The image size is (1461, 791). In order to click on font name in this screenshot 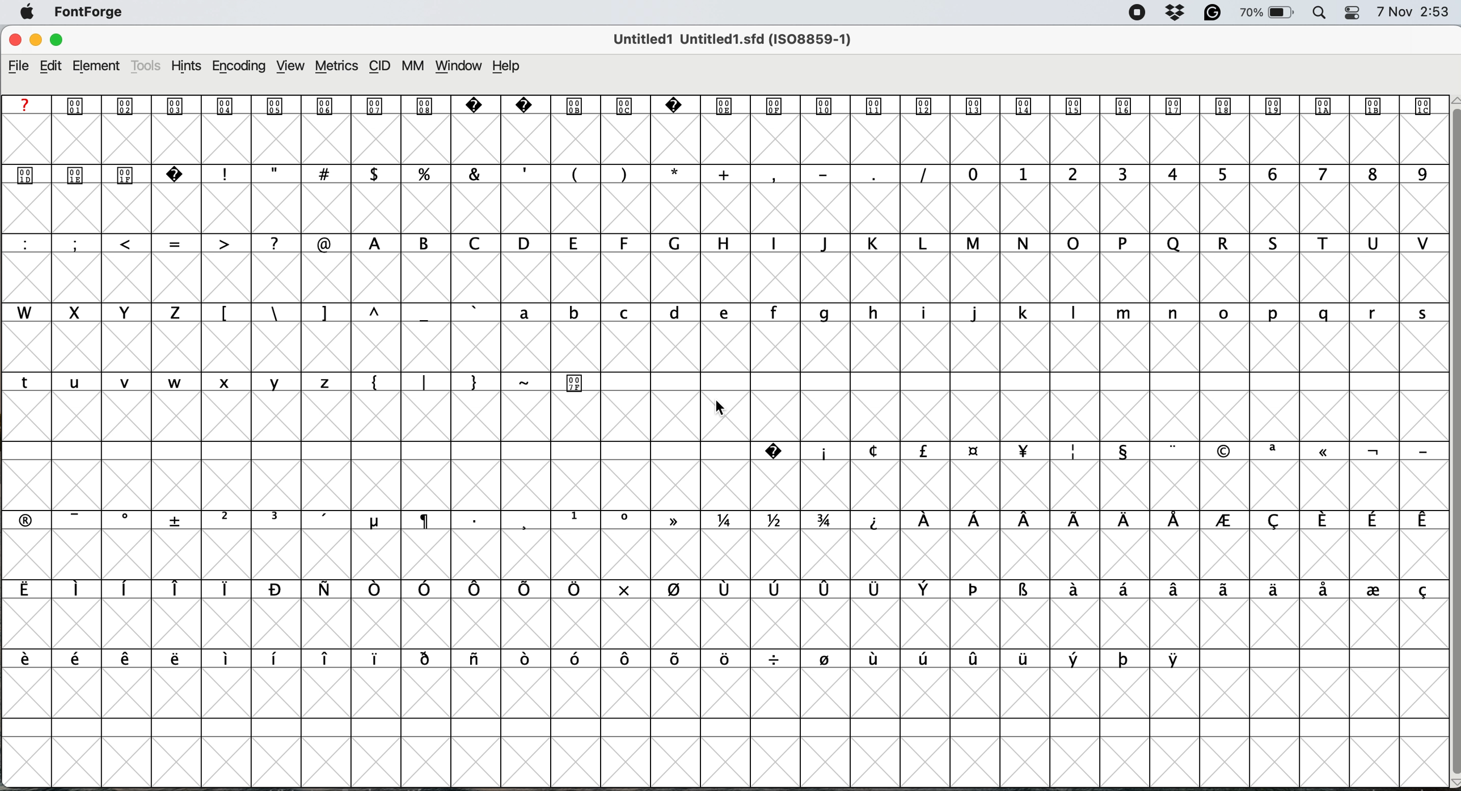, I will do `click(737, 39)`.